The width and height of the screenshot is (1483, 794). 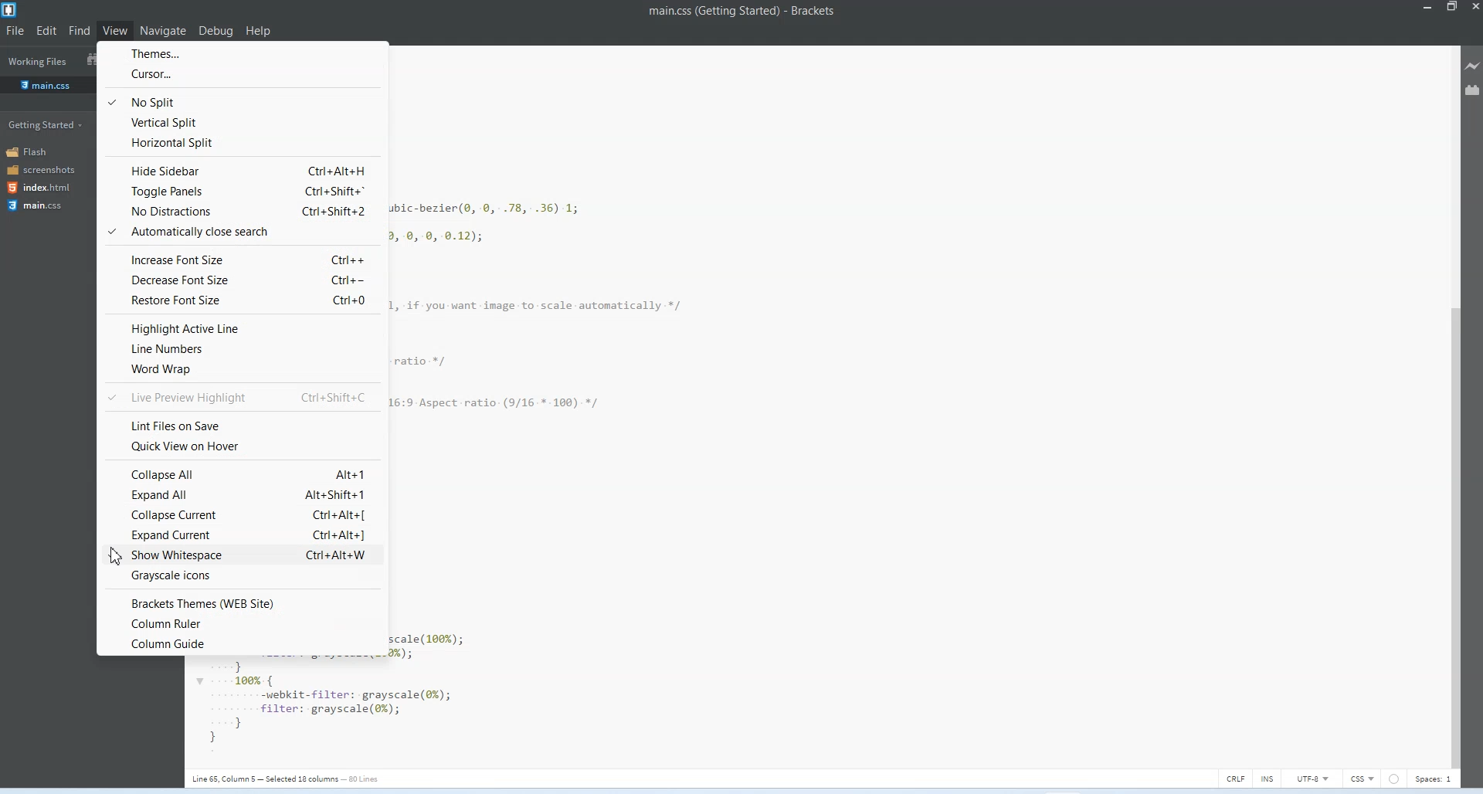 I want to click on Show white space, so click(x=243, y=534).